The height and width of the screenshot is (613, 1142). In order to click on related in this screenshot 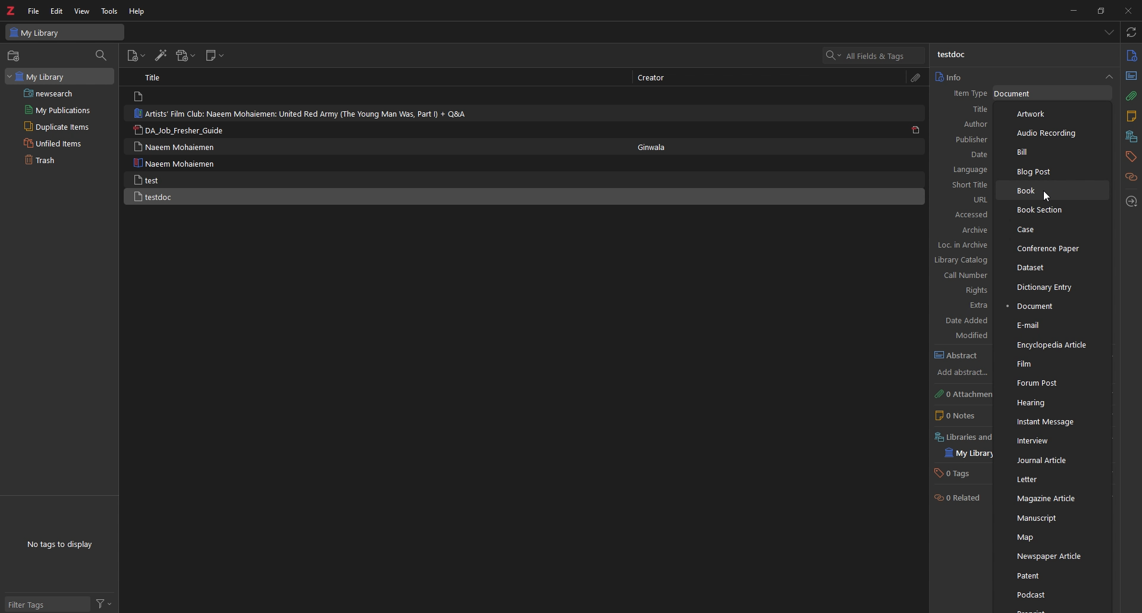, I will do `click(1132, 177)`.